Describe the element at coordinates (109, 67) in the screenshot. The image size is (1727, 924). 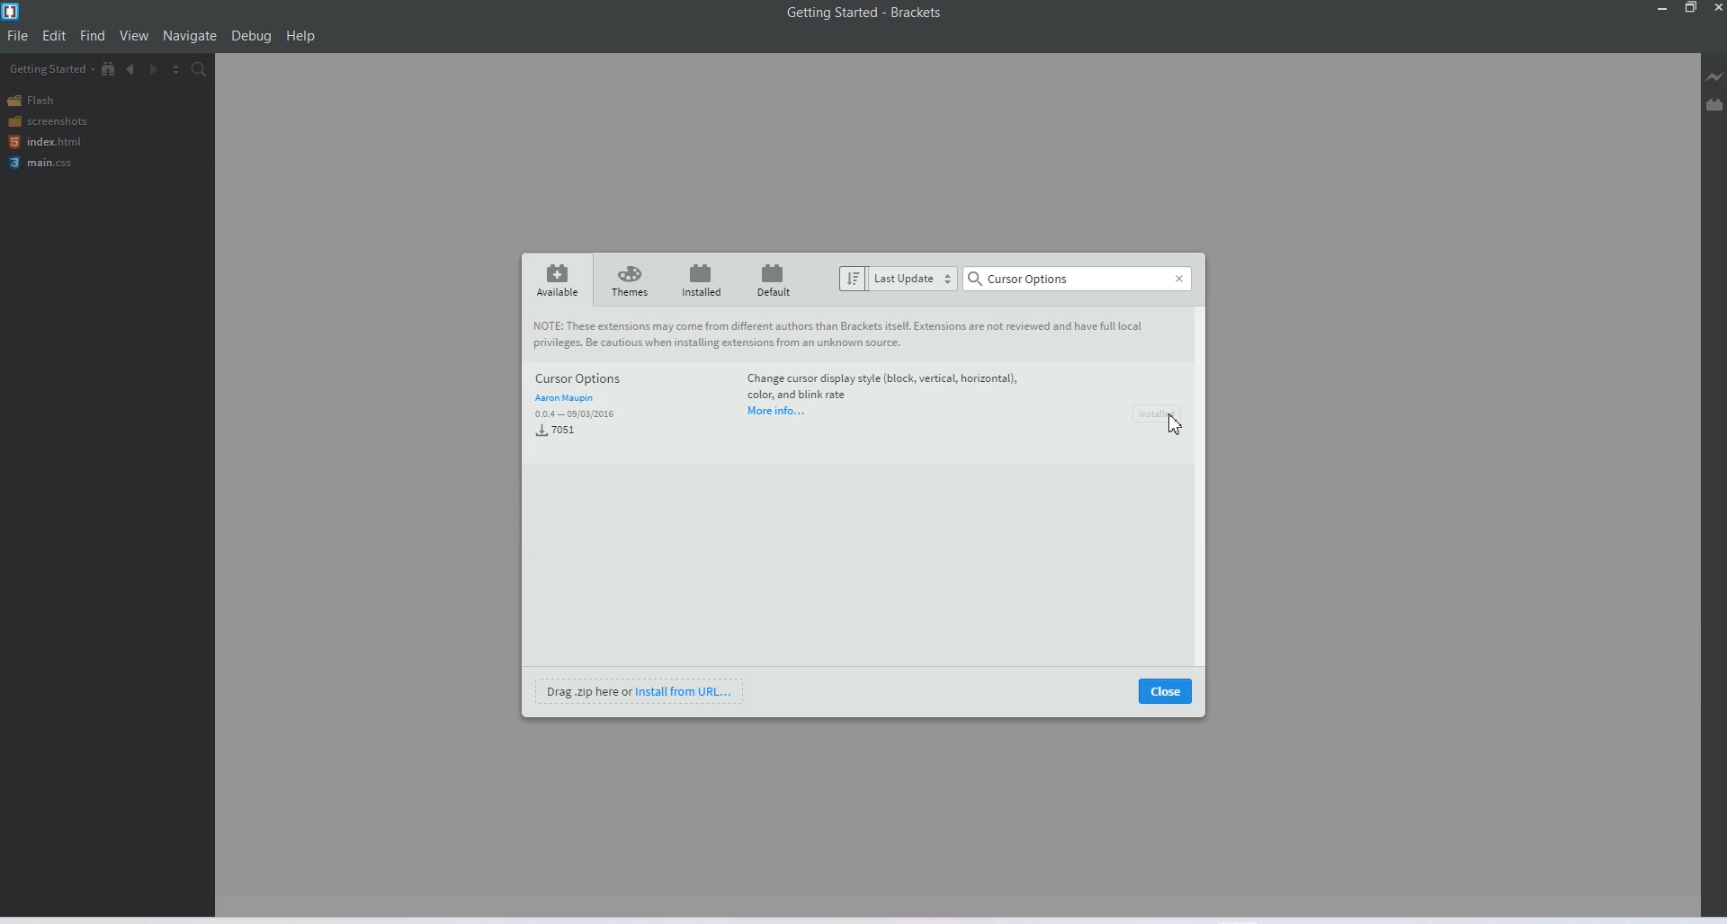
I see `Show file in Tree` at that location.